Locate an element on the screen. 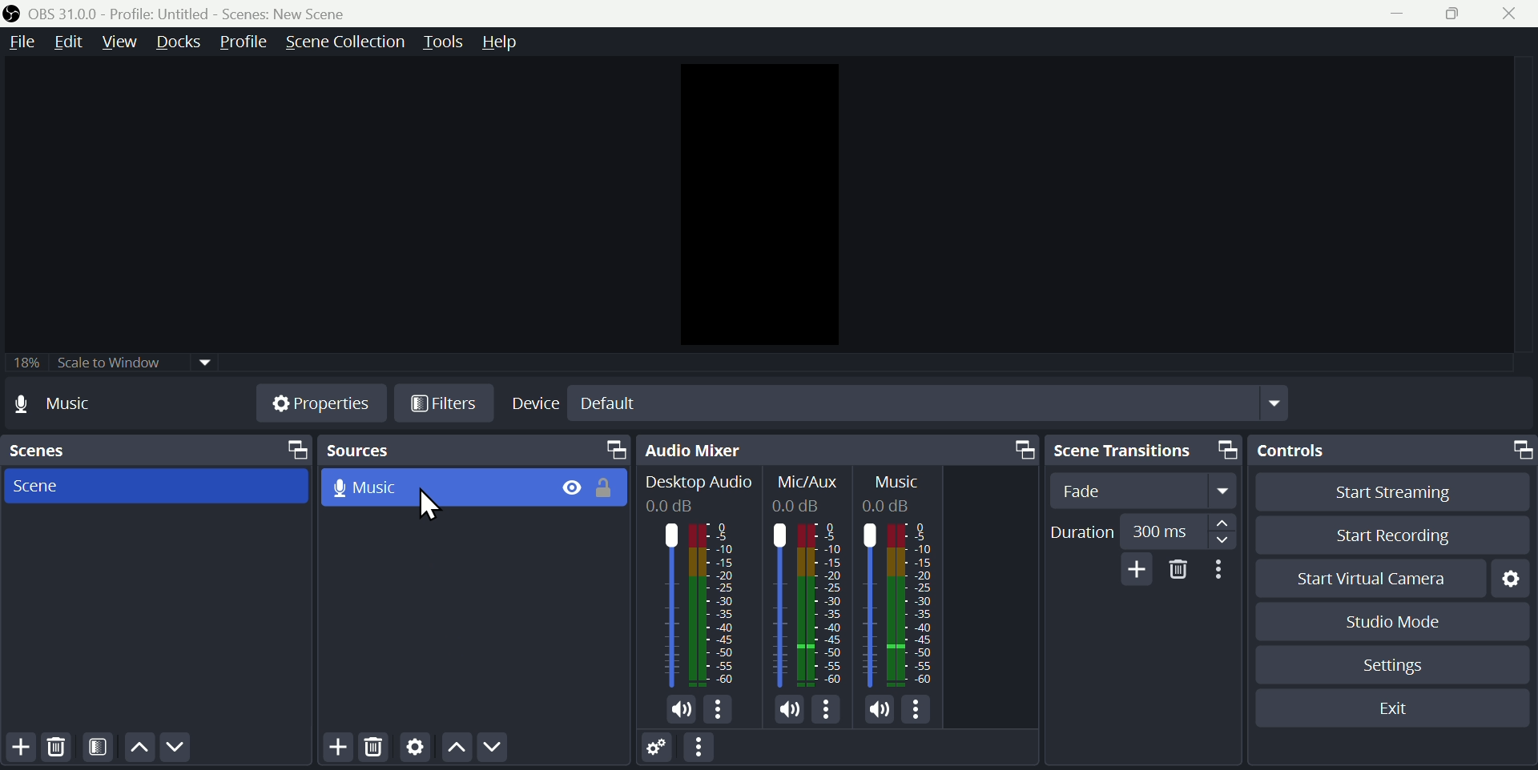  Exit is located at coordinates (1399, 711).